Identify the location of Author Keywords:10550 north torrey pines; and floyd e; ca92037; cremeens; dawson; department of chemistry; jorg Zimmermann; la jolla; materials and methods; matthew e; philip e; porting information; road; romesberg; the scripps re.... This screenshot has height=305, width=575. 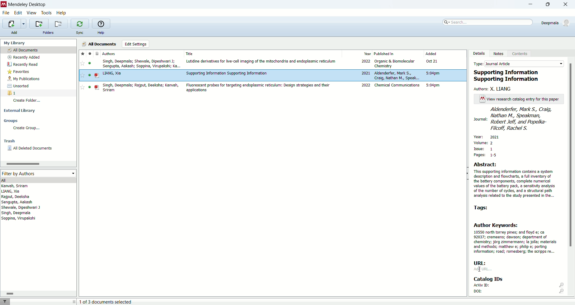
(515, 238).